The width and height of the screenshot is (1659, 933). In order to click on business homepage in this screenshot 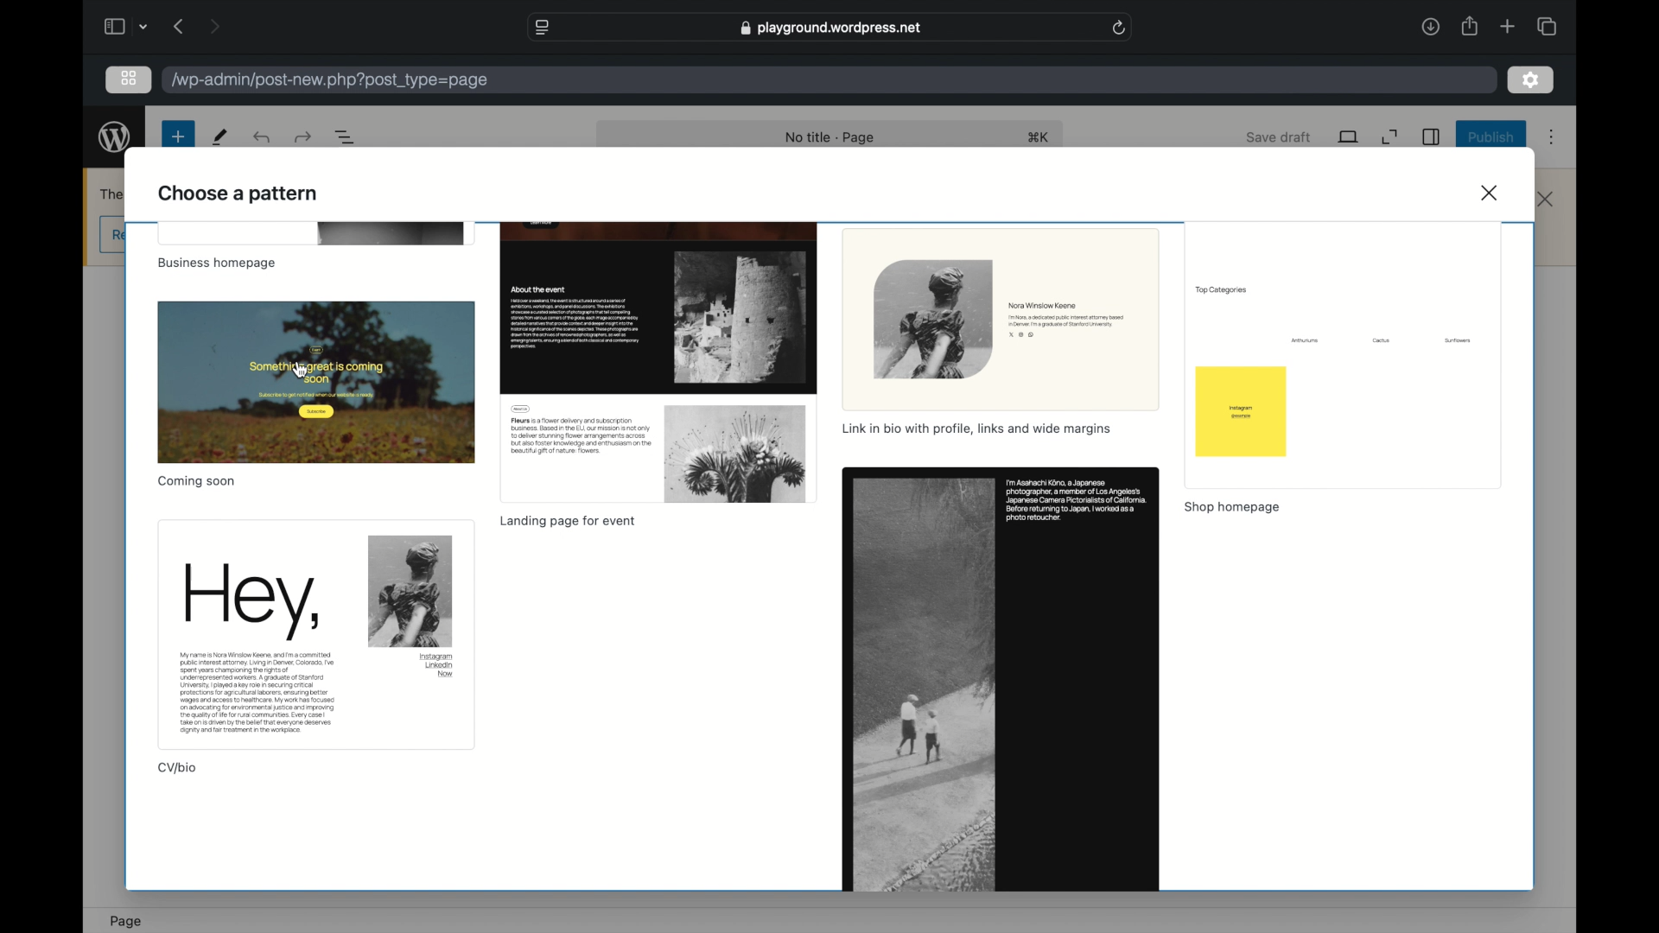, I will do `click(219, 264)`.